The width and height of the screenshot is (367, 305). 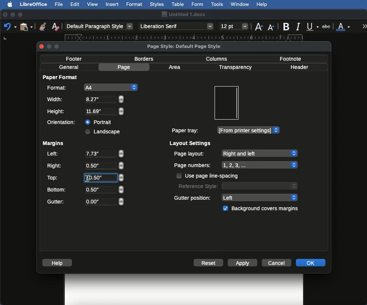 What do you see at coordinates (85, 99) in the screenshot?
I see `Width` at bounding box center [85, 99].